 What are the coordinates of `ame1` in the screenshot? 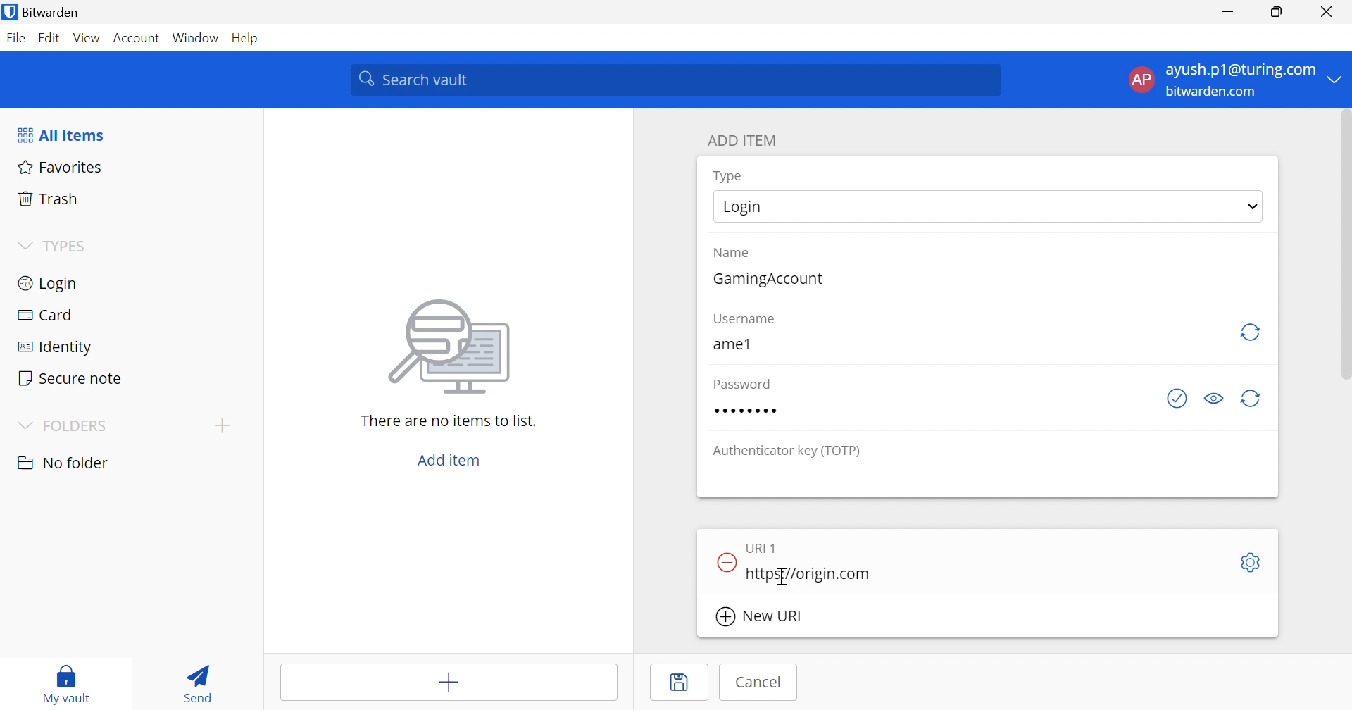 It's located at (730, 344).